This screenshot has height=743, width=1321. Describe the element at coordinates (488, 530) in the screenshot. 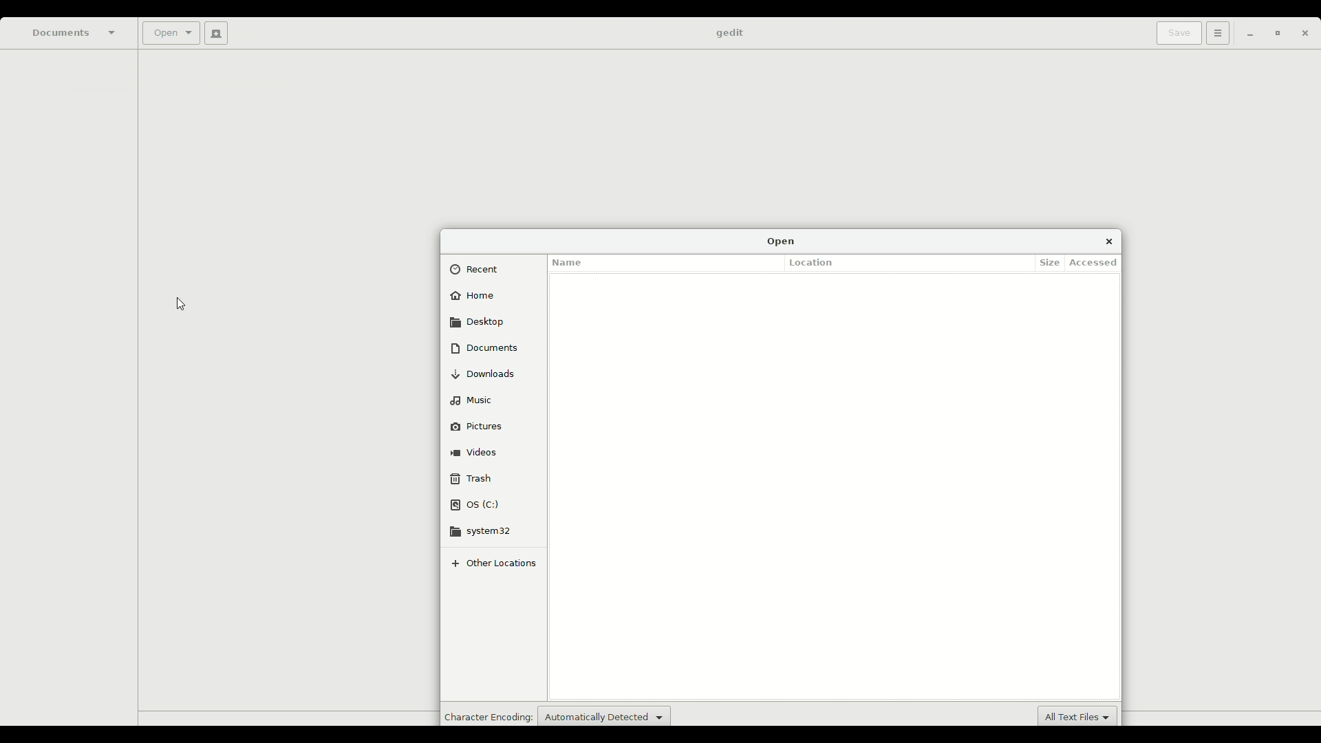

I see `system32` at that location.